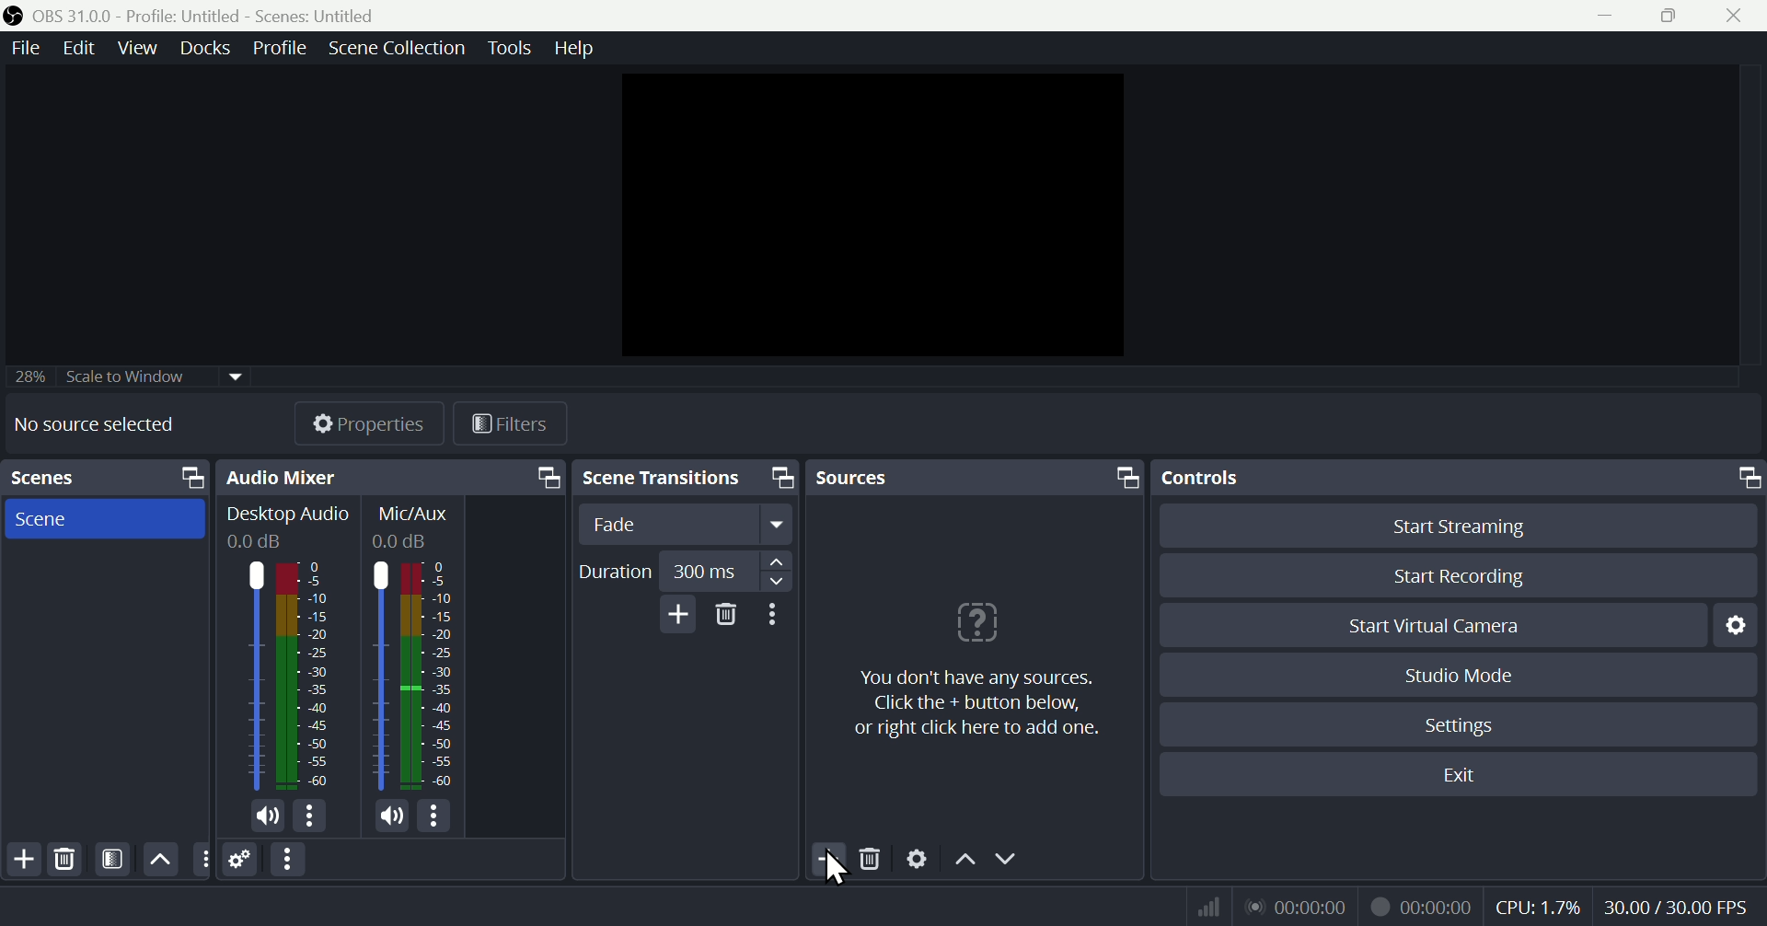  I want to click on Scale to , so click(121, 379).